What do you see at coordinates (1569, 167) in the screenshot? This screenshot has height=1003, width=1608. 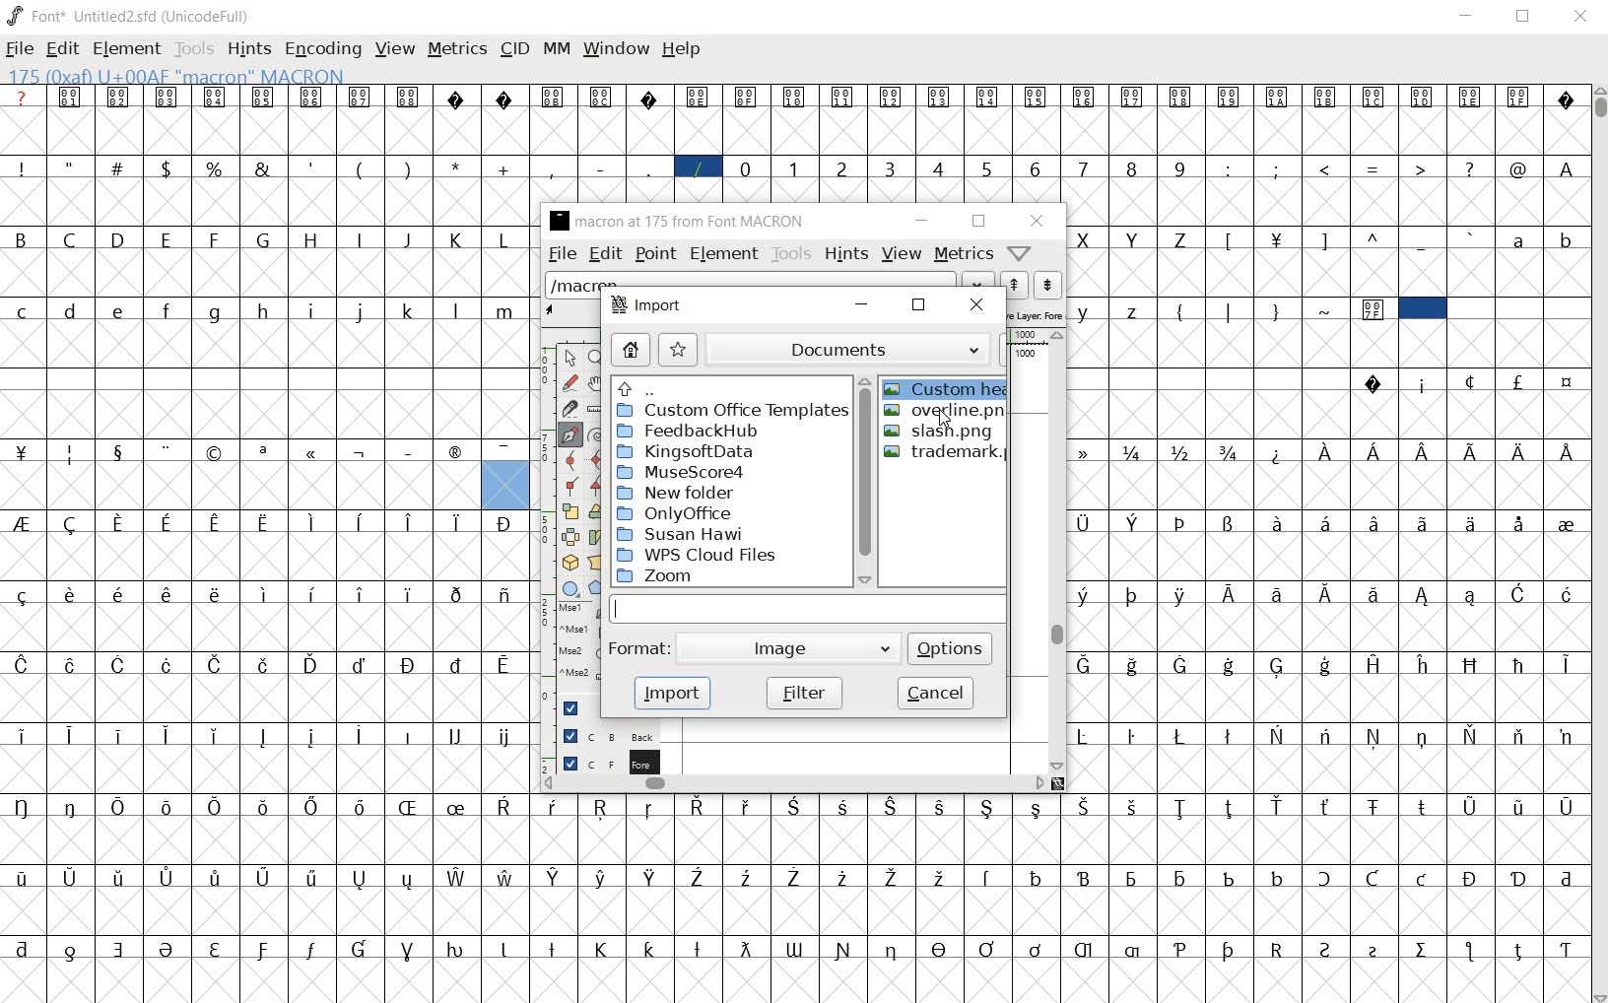 I see `A` at bounding box center [1569, 167].